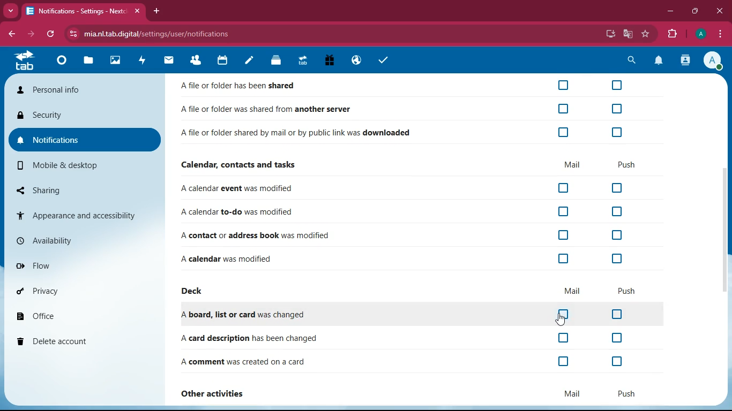  I want to click on Calendar, contacts and tasks, so click(245, 163).